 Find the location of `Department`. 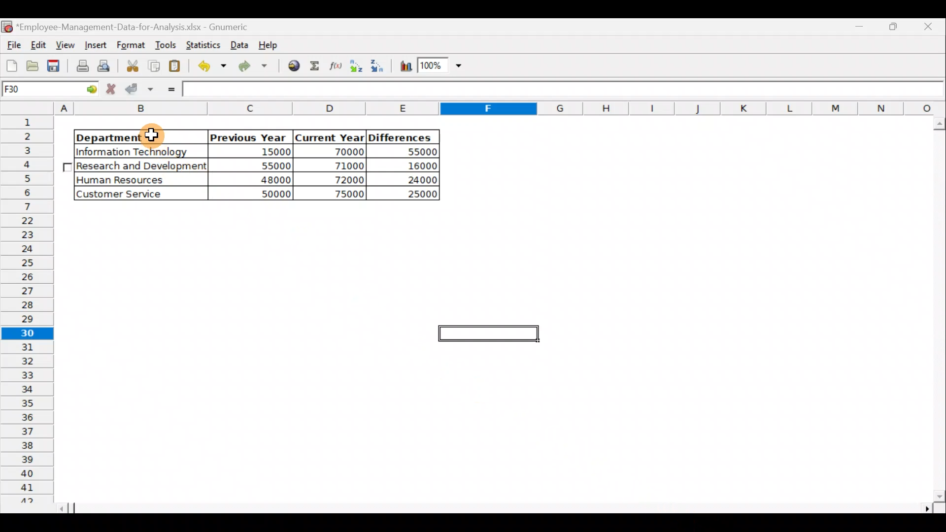

Department is located at coordinates (134, 137).